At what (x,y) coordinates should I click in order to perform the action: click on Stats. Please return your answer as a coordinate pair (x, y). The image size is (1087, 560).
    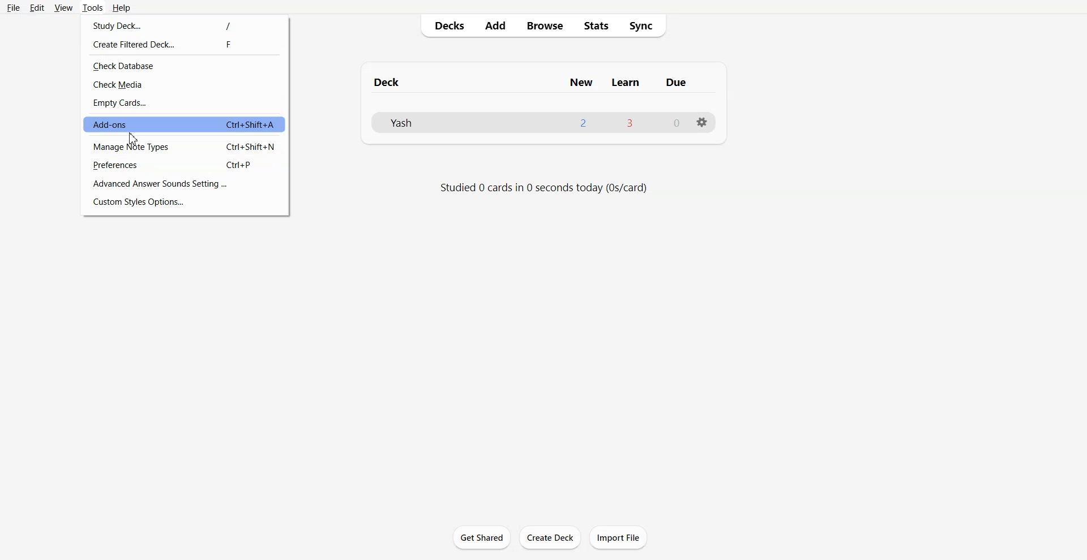
    Looking at the image, I should click on (596, 25).